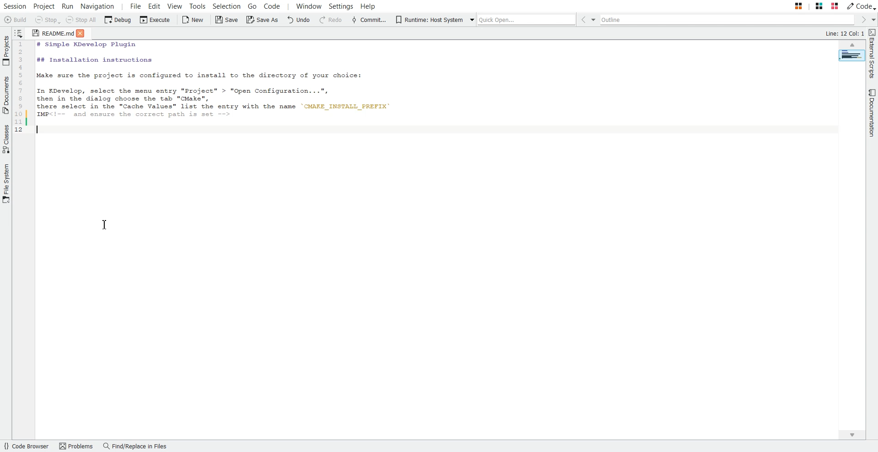 The height and width of the screenshot is (452, 878). Describe the element at coordinates (129, 99) in the screenshot. I see `then in the dialog choose the tab "CMake",` at that location.